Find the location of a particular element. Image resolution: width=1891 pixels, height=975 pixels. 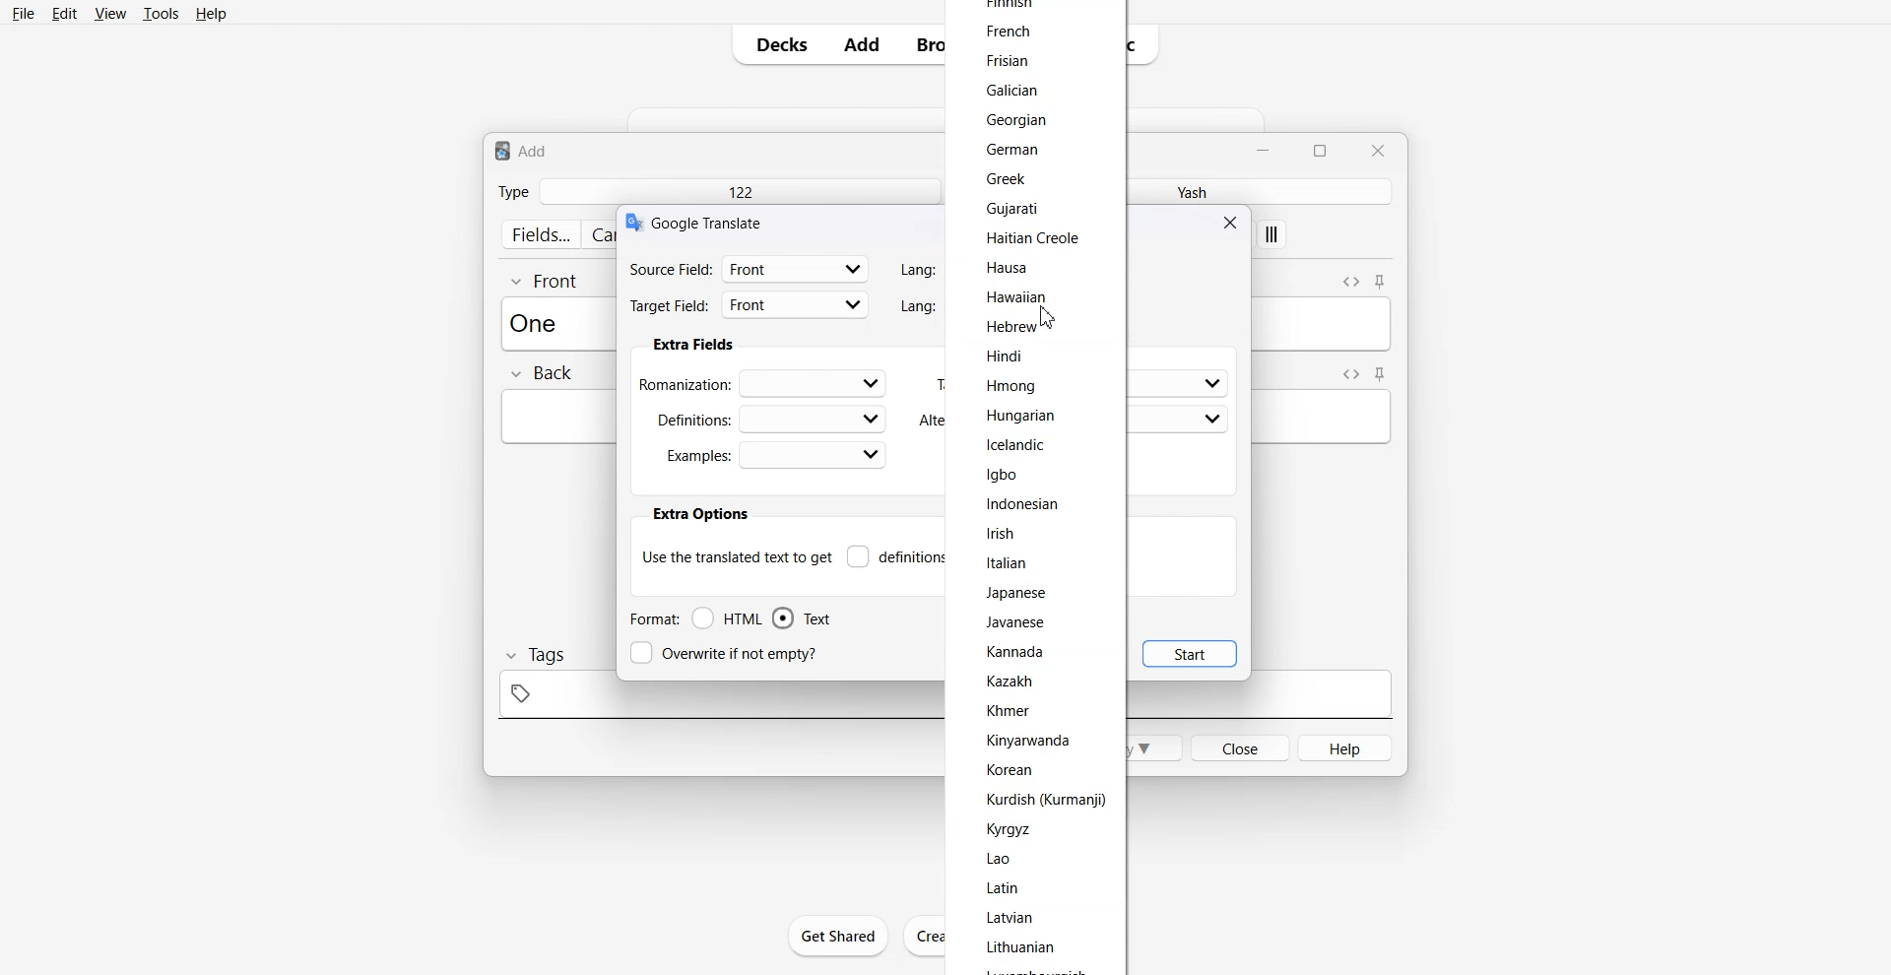

French is located at coordinates (1008, 30).